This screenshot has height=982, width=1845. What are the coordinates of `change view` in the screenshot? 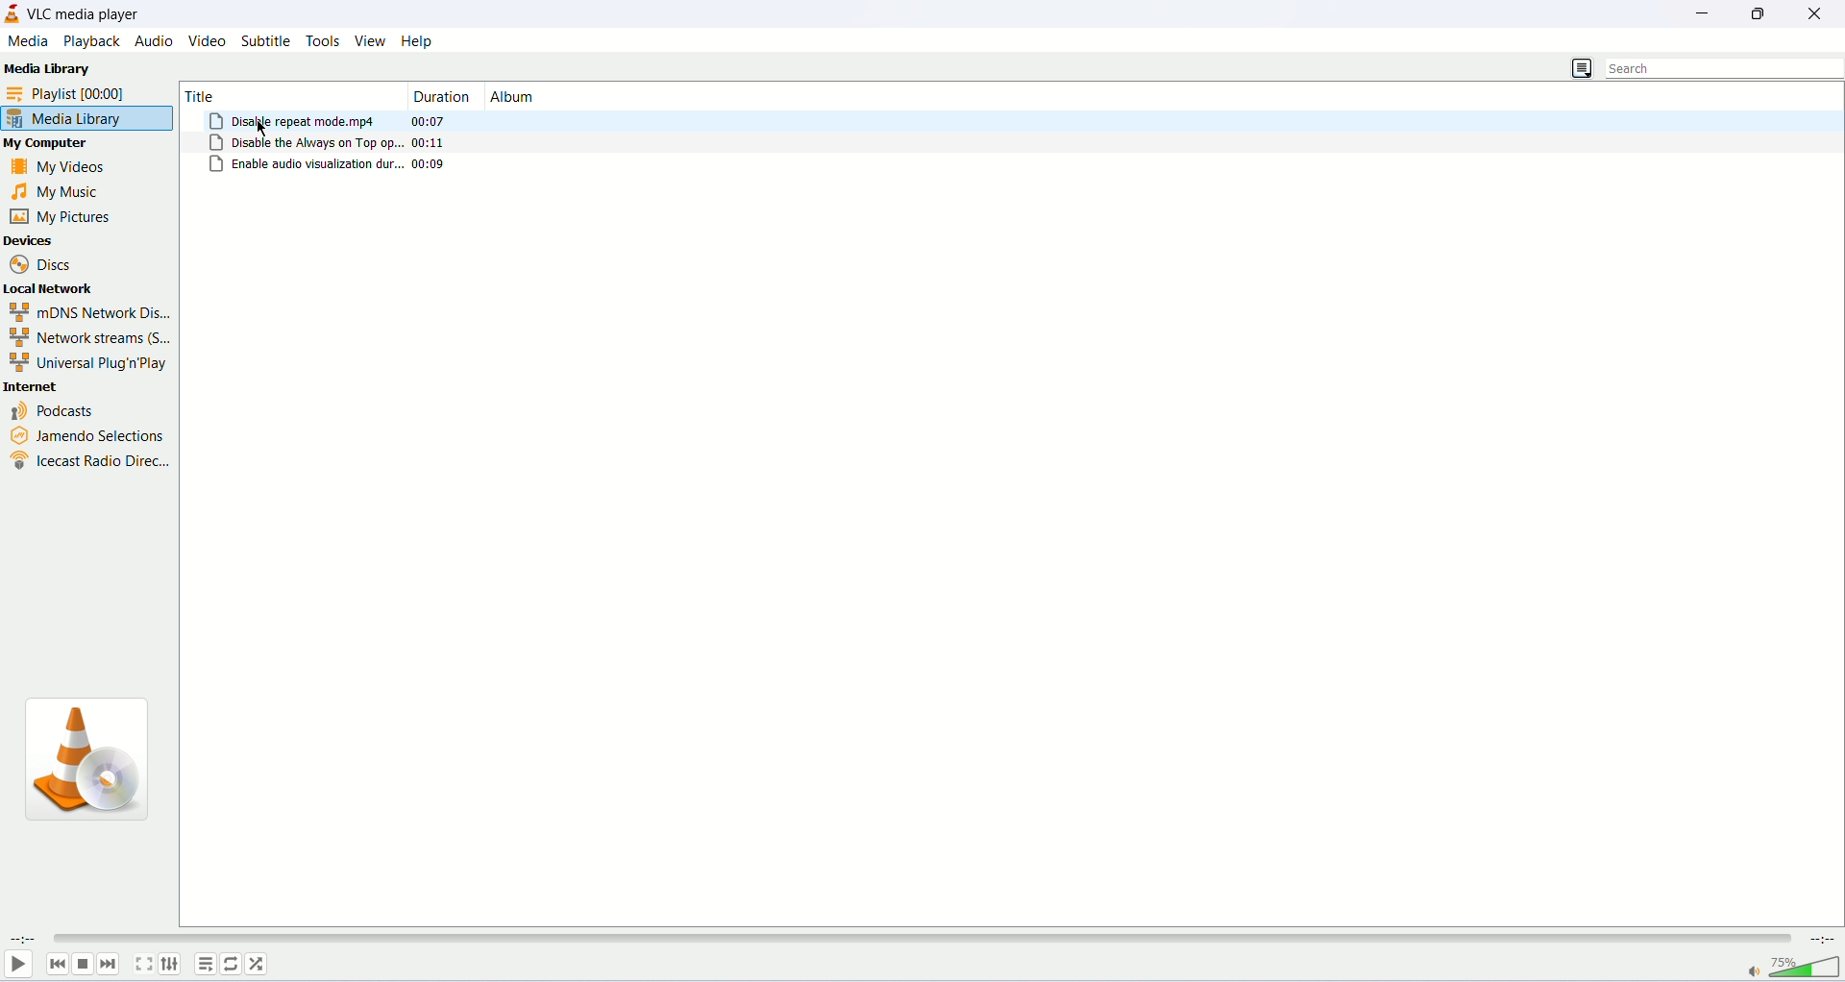 It's located at (1581, 70).